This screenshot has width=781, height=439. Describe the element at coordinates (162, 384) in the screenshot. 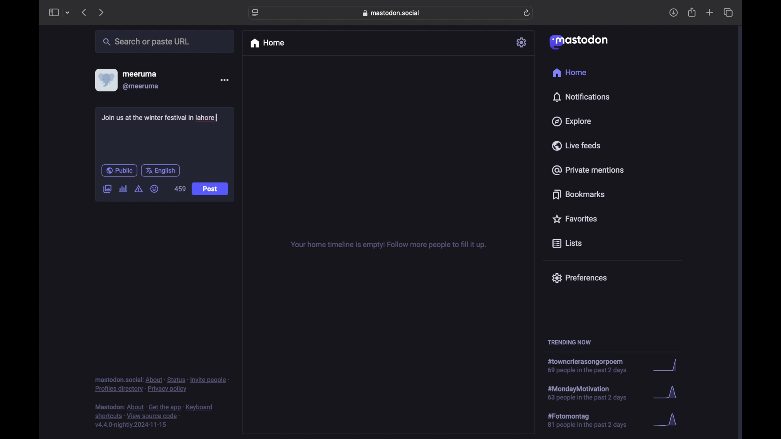

I see `footnote` at that location.